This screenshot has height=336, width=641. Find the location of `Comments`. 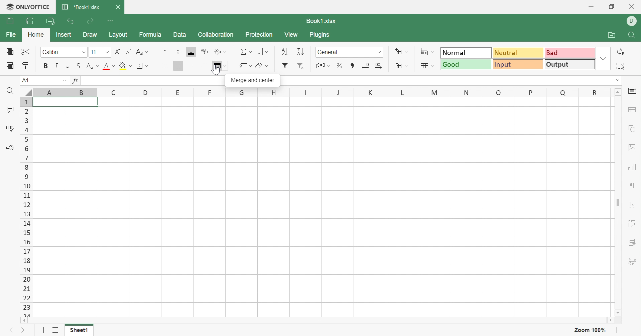

Comments is located at coordinates (11, 110).